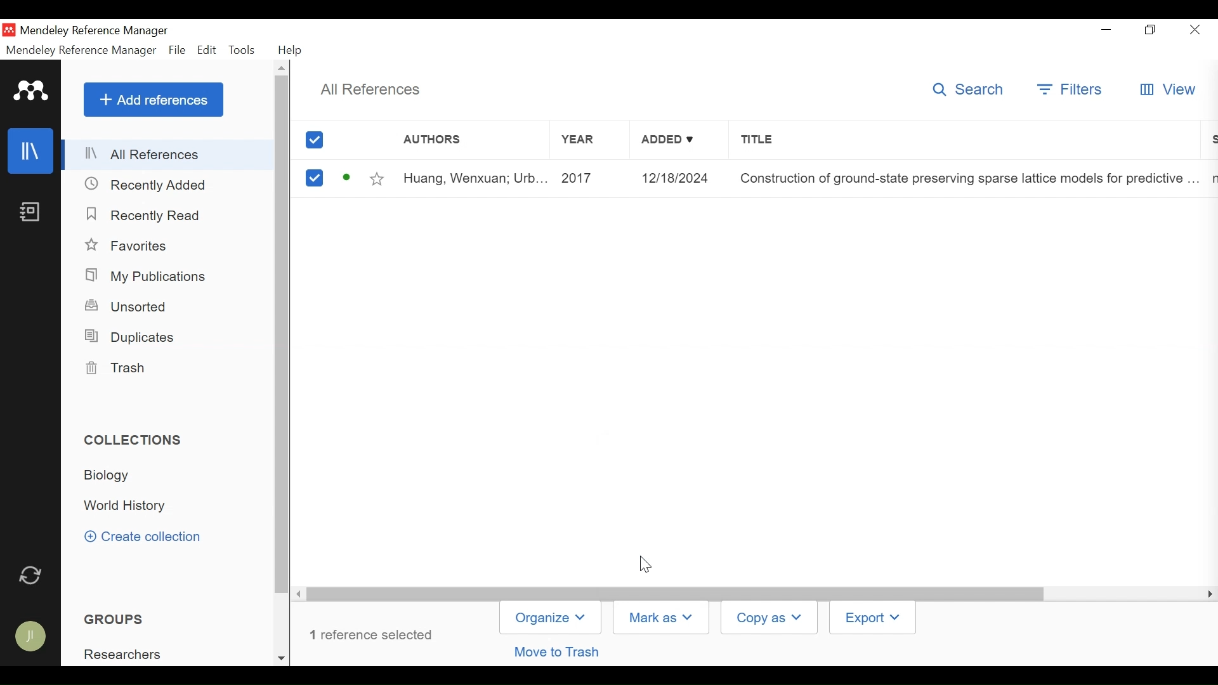  Describe the element at coordinates (151, 537) in the screenshot. I see `Create Collection` at that location.